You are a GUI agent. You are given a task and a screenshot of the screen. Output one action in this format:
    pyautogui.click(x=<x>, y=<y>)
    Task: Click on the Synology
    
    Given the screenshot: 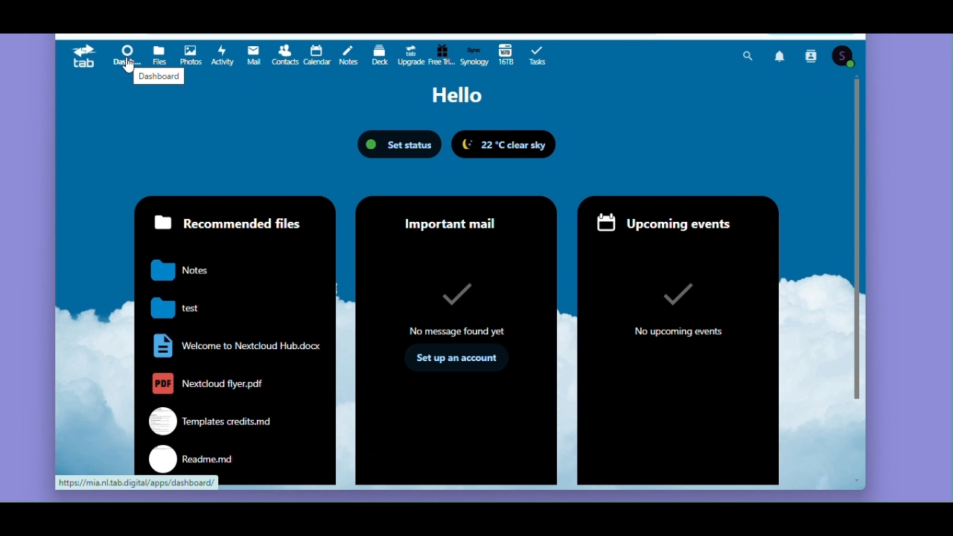 What is the action you would take?
    pyautogui.click(x=474, y=55)
    